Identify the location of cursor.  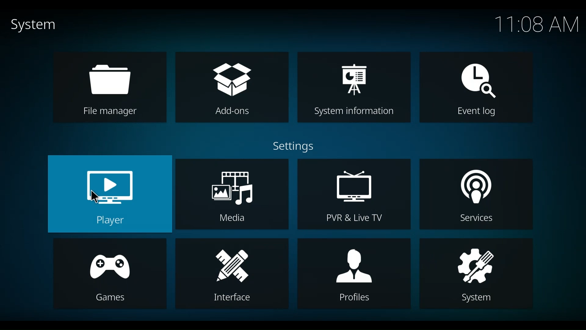
(93, 199).